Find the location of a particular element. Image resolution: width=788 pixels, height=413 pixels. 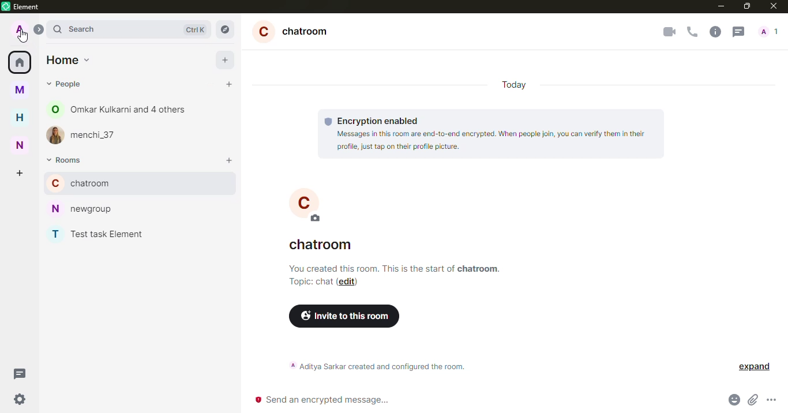

myspace is located at coordinates (19, 90).